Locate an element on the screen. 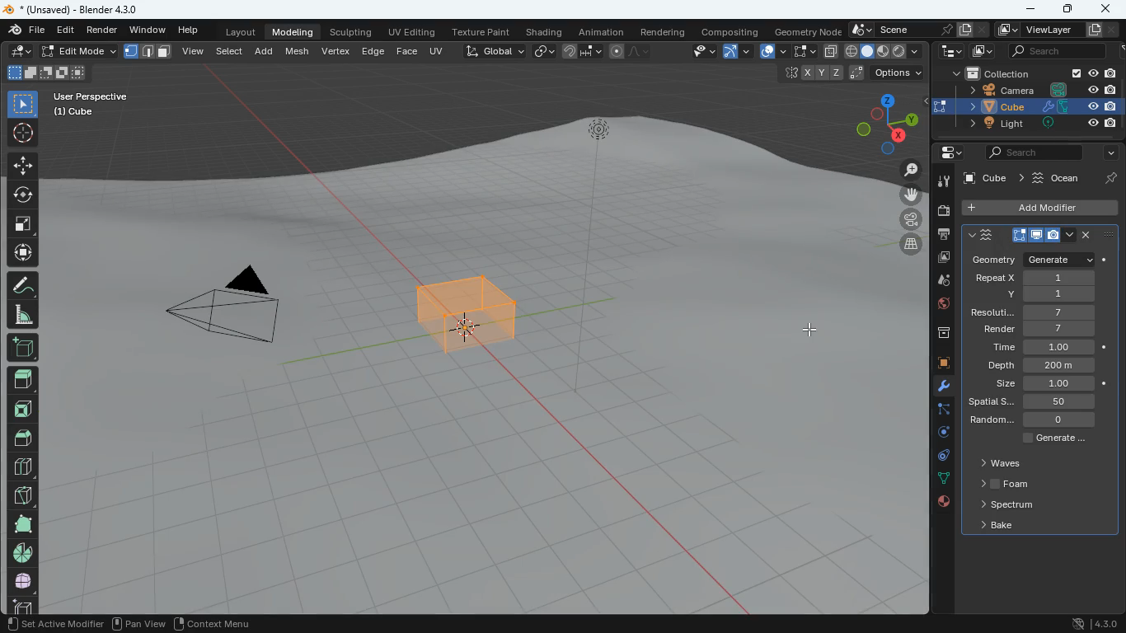 This screenshot has width=1126, height=633. blender is located at coordinates (79, 9).